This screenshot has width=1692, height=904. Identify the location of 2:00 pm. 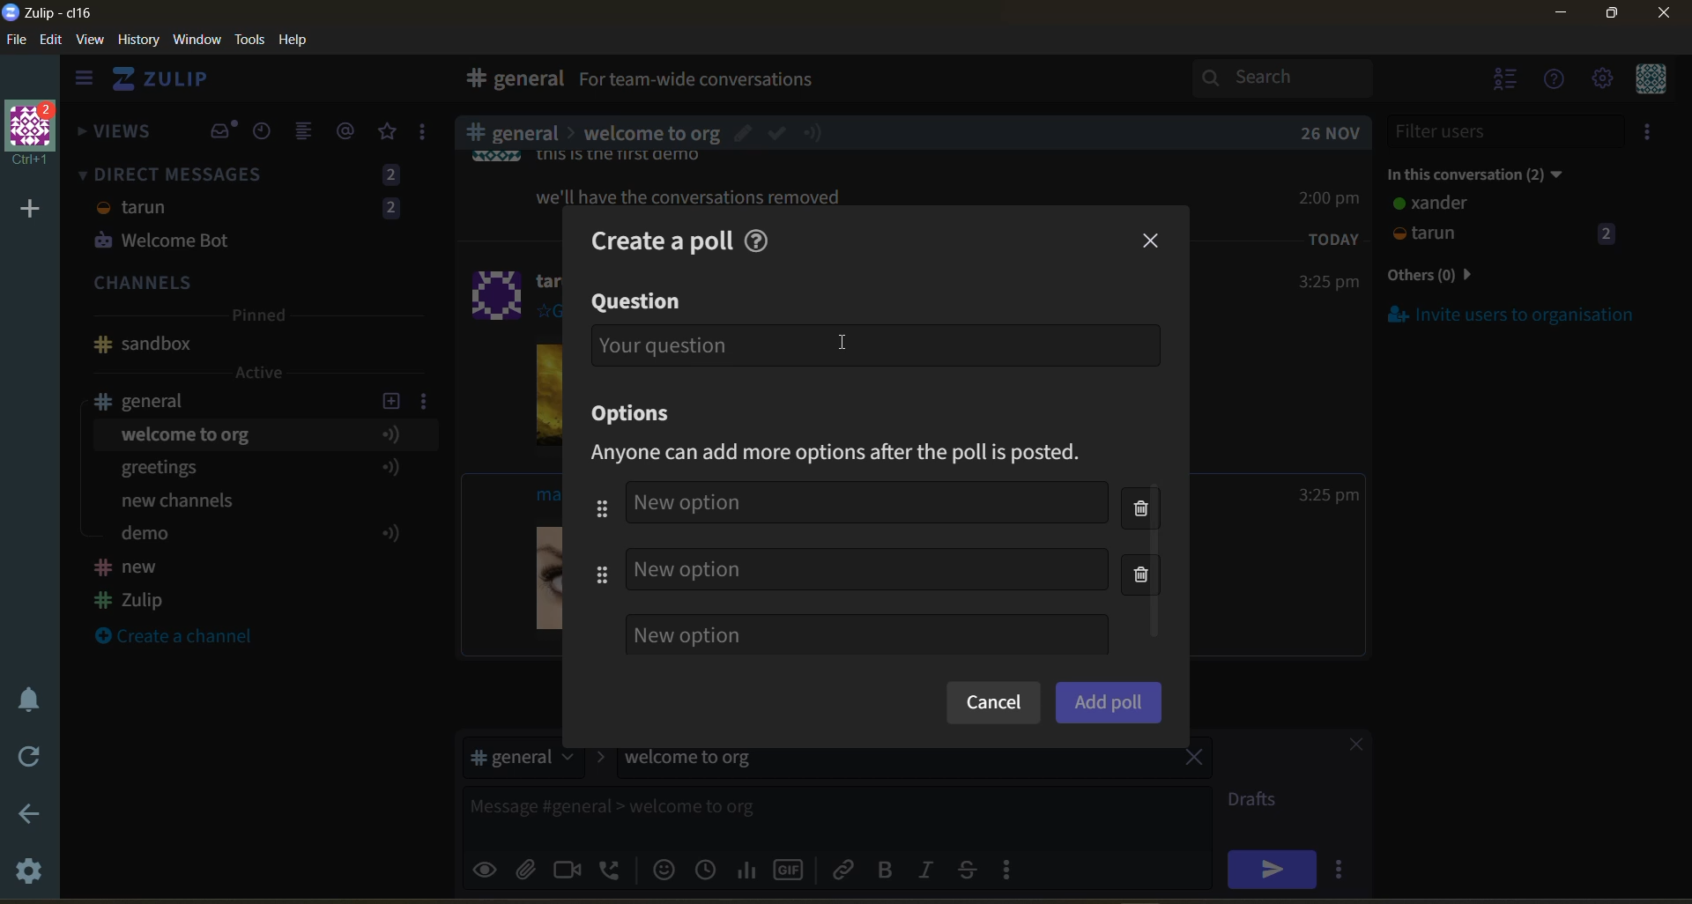
(1332, 197).